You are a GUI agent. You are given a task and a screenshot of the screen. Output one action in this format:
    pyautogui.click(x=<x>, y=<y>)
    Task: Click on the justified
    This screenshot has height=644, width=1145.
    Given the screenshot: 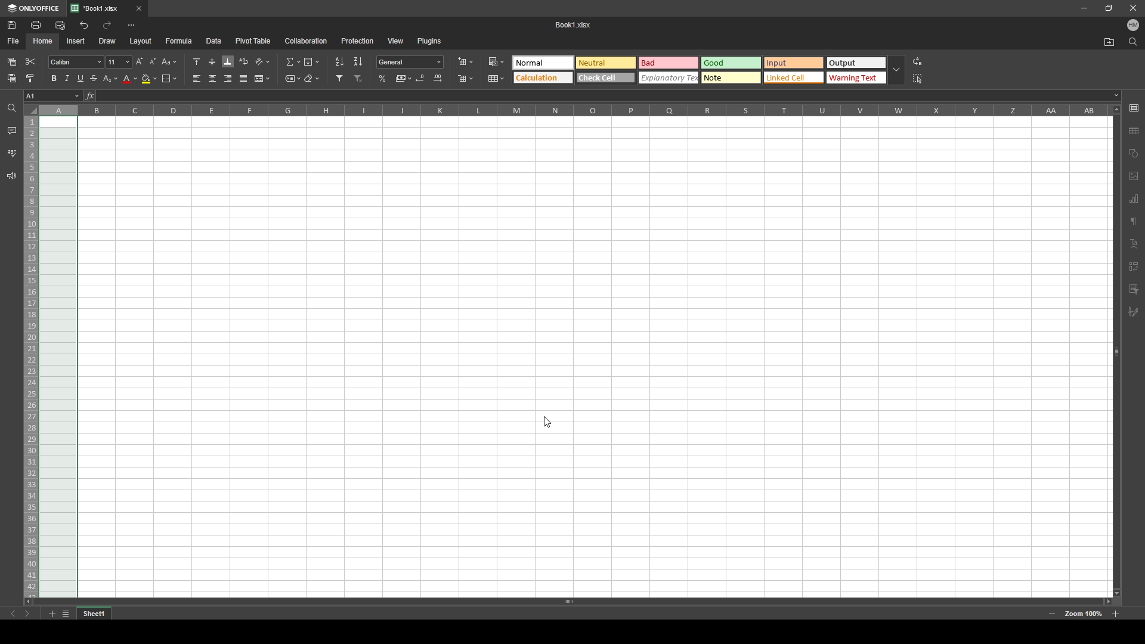 What is the action you would take?
    pyautogui.click(x=244, y=79)
    